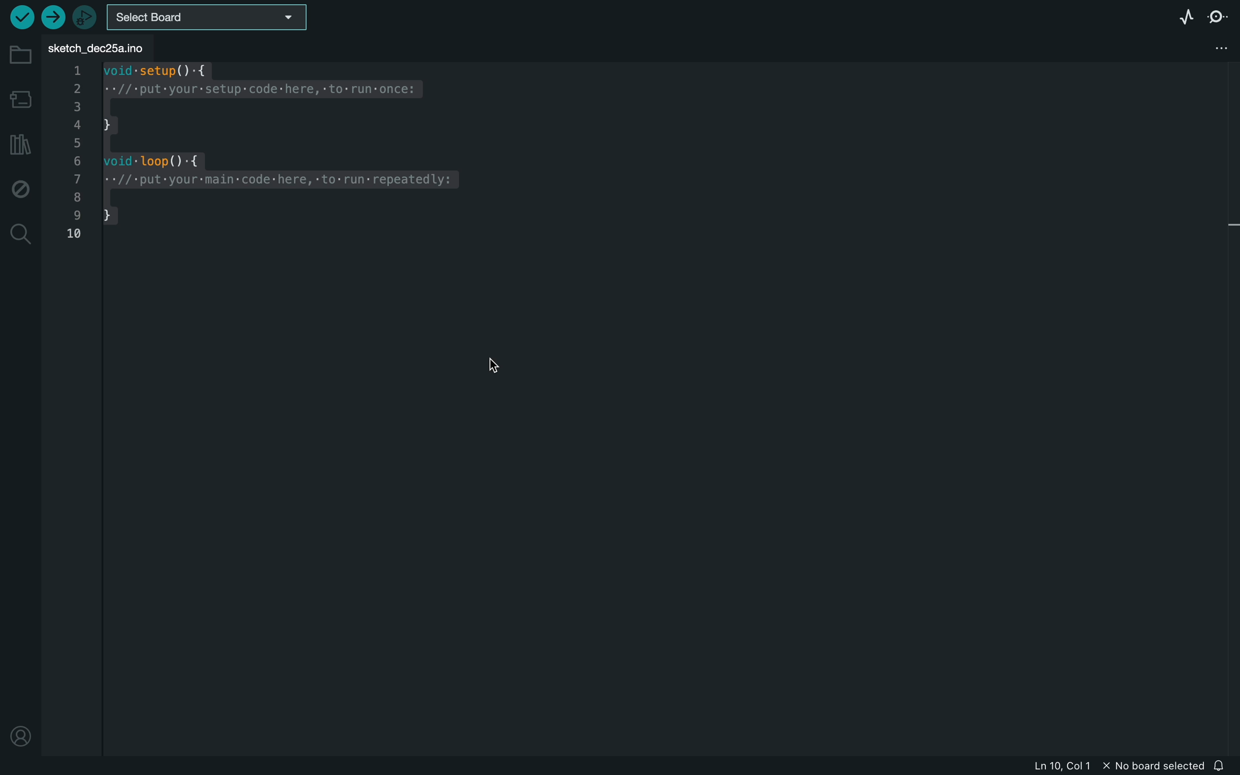 The image size is (1240, 775). What do you see at coordinates (22, 17) in the screenshot?
I see `verify` at bounding box center [22, 17].